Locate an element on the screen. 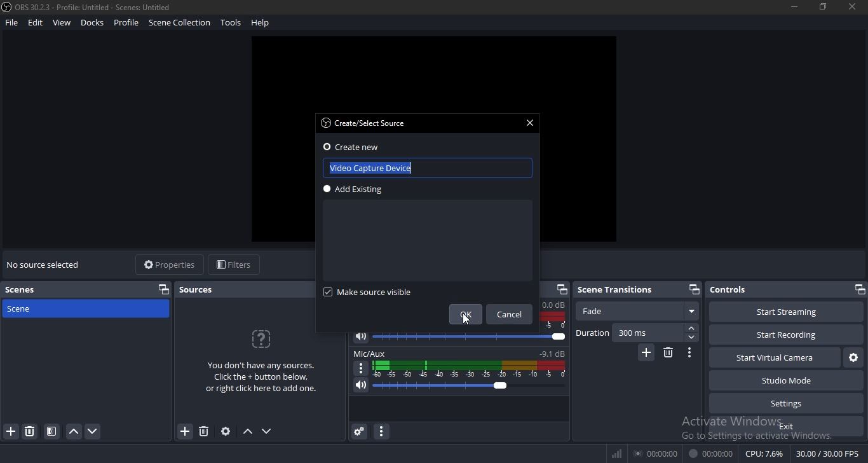 This screenshot has height=463, width=868. video capture device is located at coordinates (395, 167).